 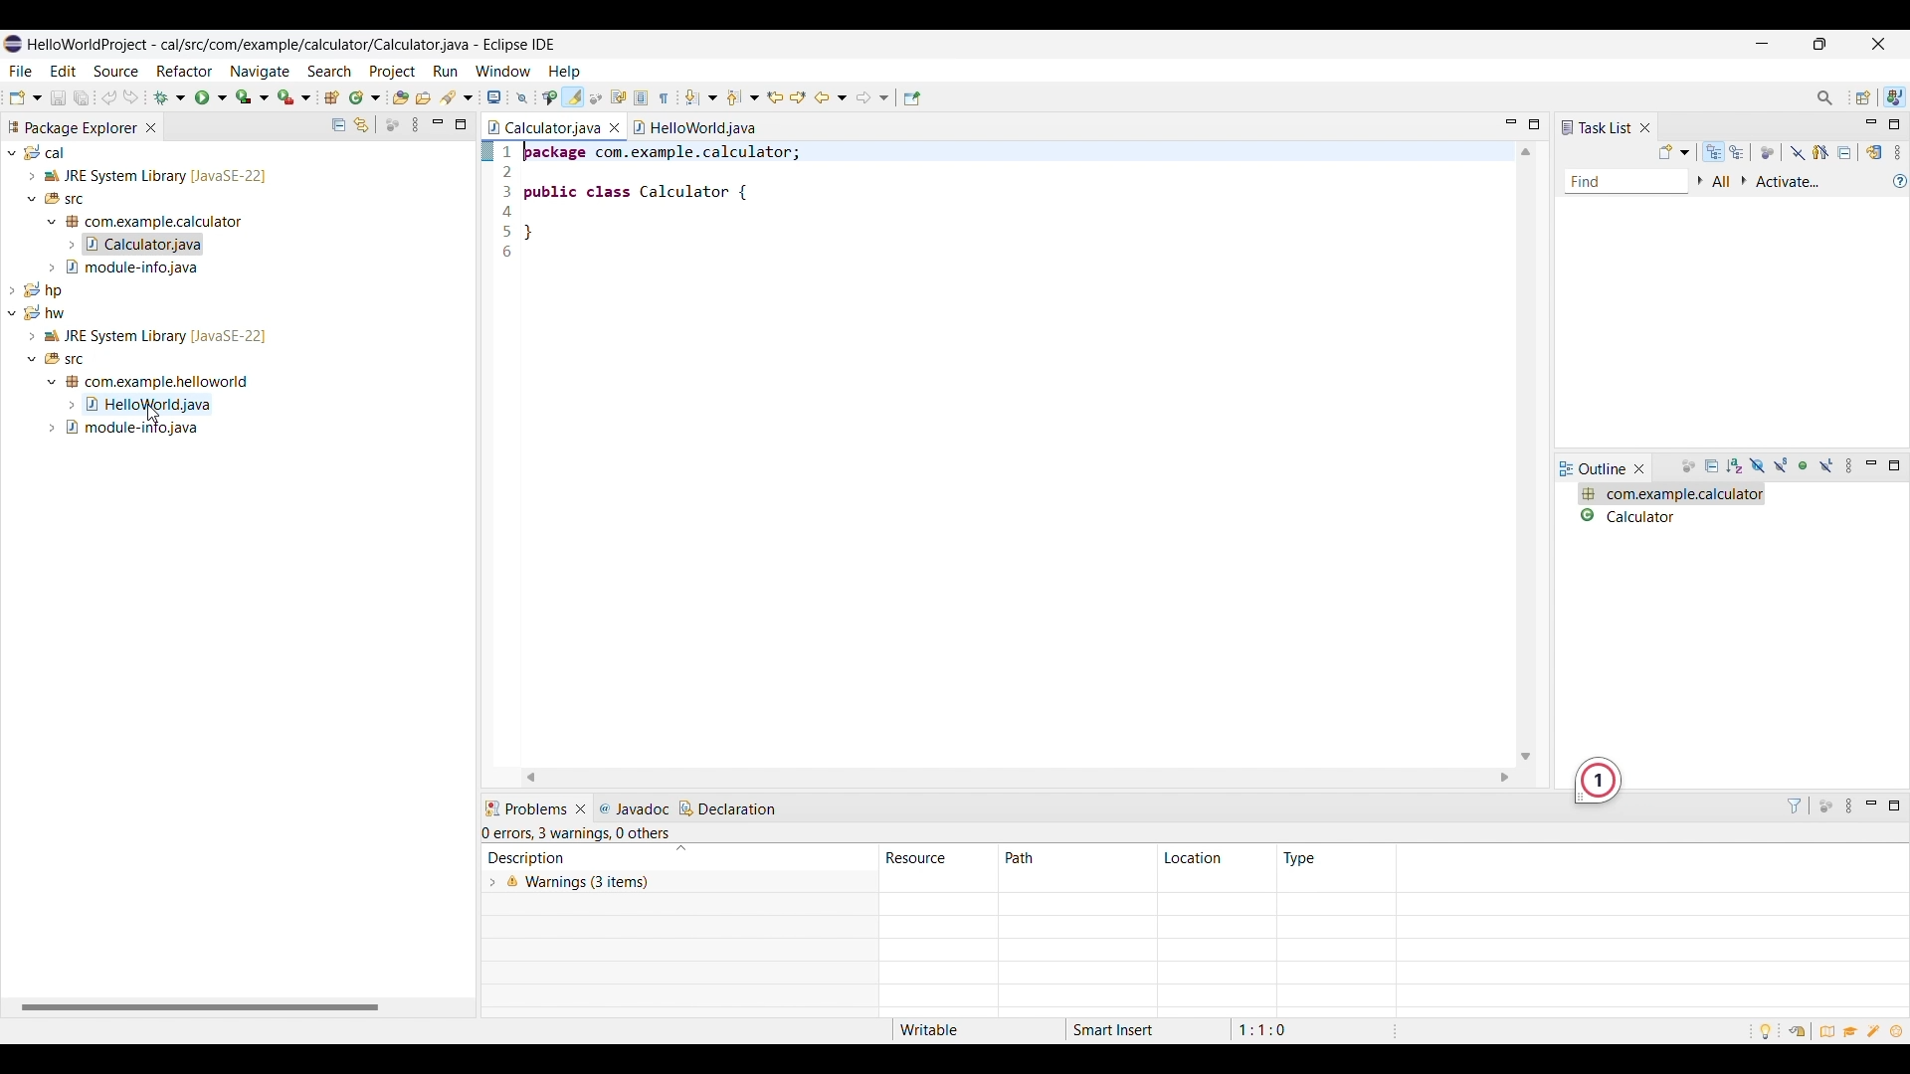 I want to click on Hide fields, so click(x=1756, y=466).